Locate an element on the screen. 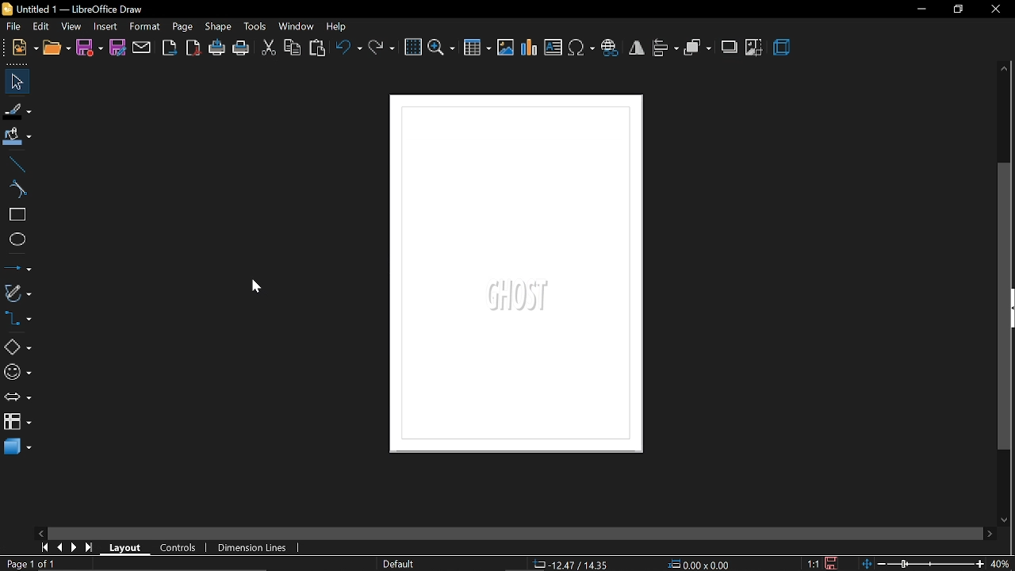  select is located at coordinates (14, 80).